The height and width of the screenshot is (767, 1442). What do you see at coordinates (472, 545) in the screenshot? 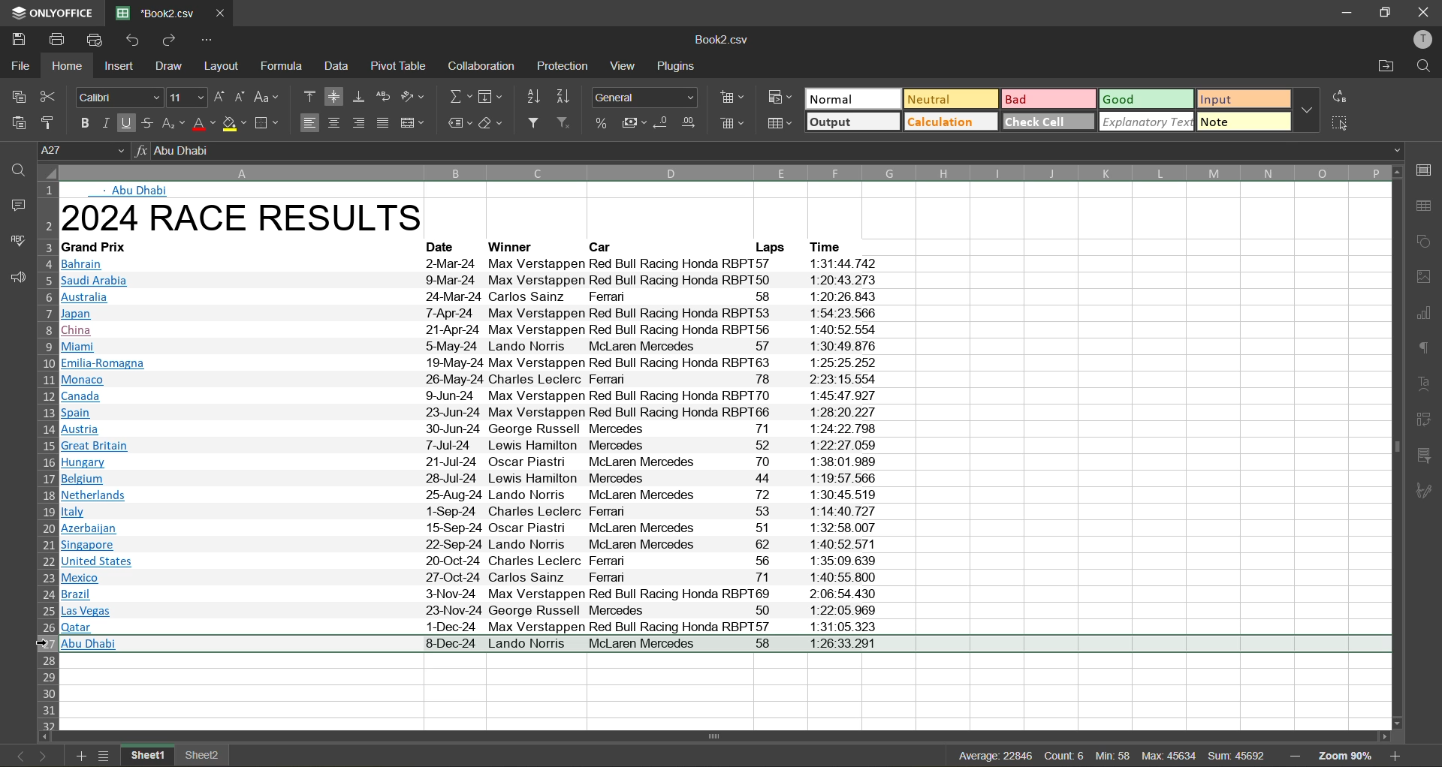
I see `text info` at bounding box center [472, 545].